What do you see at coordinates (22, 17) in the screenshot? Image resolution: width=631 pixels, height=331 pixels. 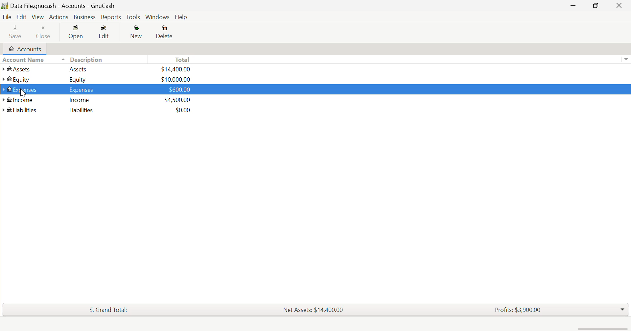 I see `Edit` at bounding box center [22, 17].